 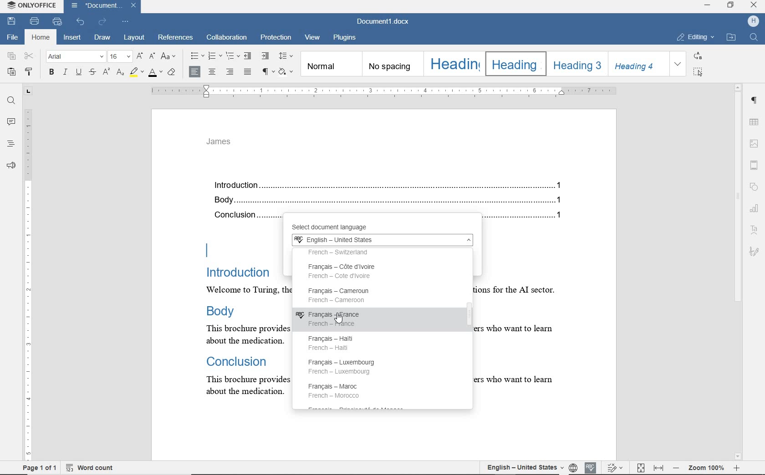 What do you see at coordinates (38, 469) in the screenshot?
I see `page 1 of 1` at bounding box center [38, 469].